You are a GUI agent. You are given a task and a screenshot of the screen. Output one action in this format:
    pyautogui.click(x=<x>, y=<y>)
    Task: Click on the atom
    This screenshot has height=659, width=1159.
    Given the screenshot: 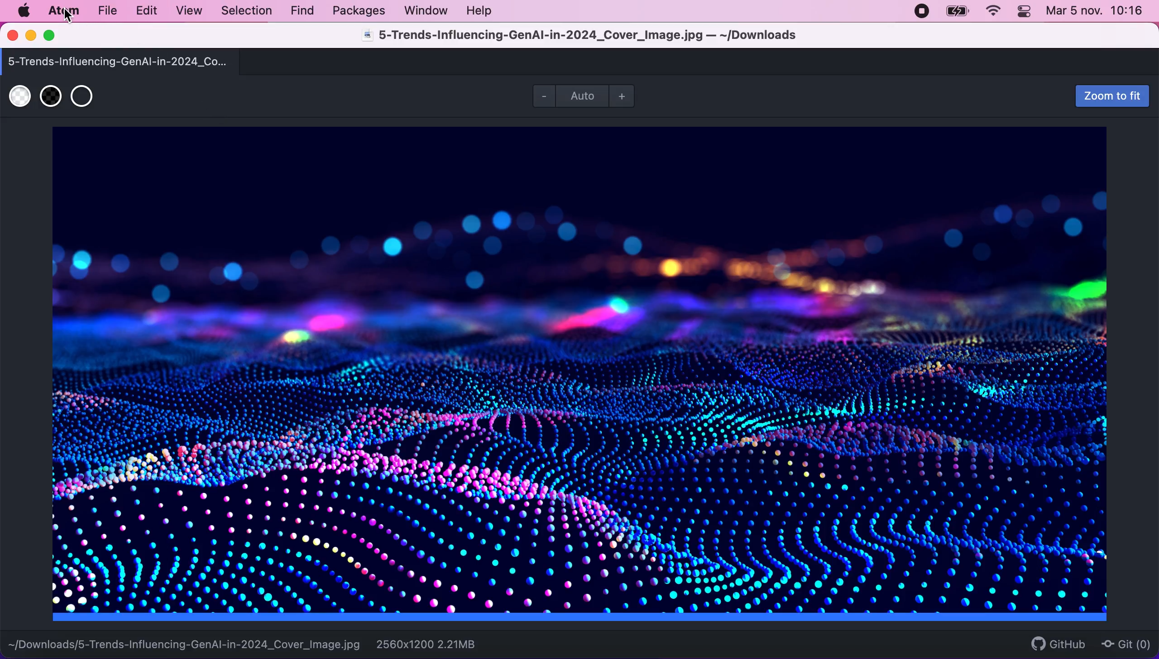 What is the action you would take?
    pyautogui.click(x=63, y=10)
    